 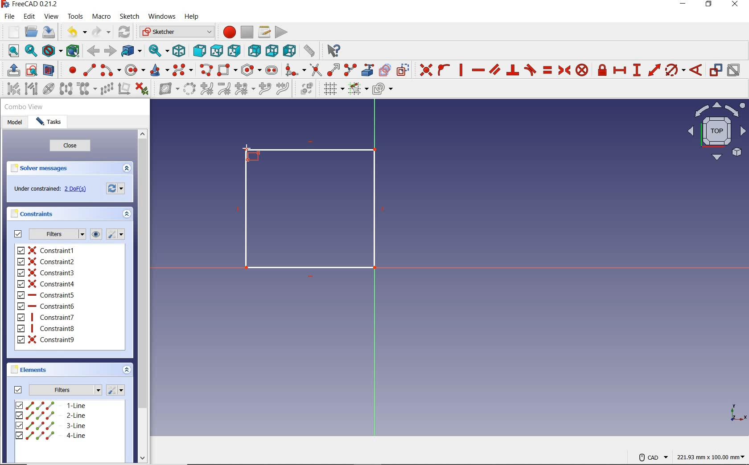 I want to click on filters, so click(x=58, y=390).